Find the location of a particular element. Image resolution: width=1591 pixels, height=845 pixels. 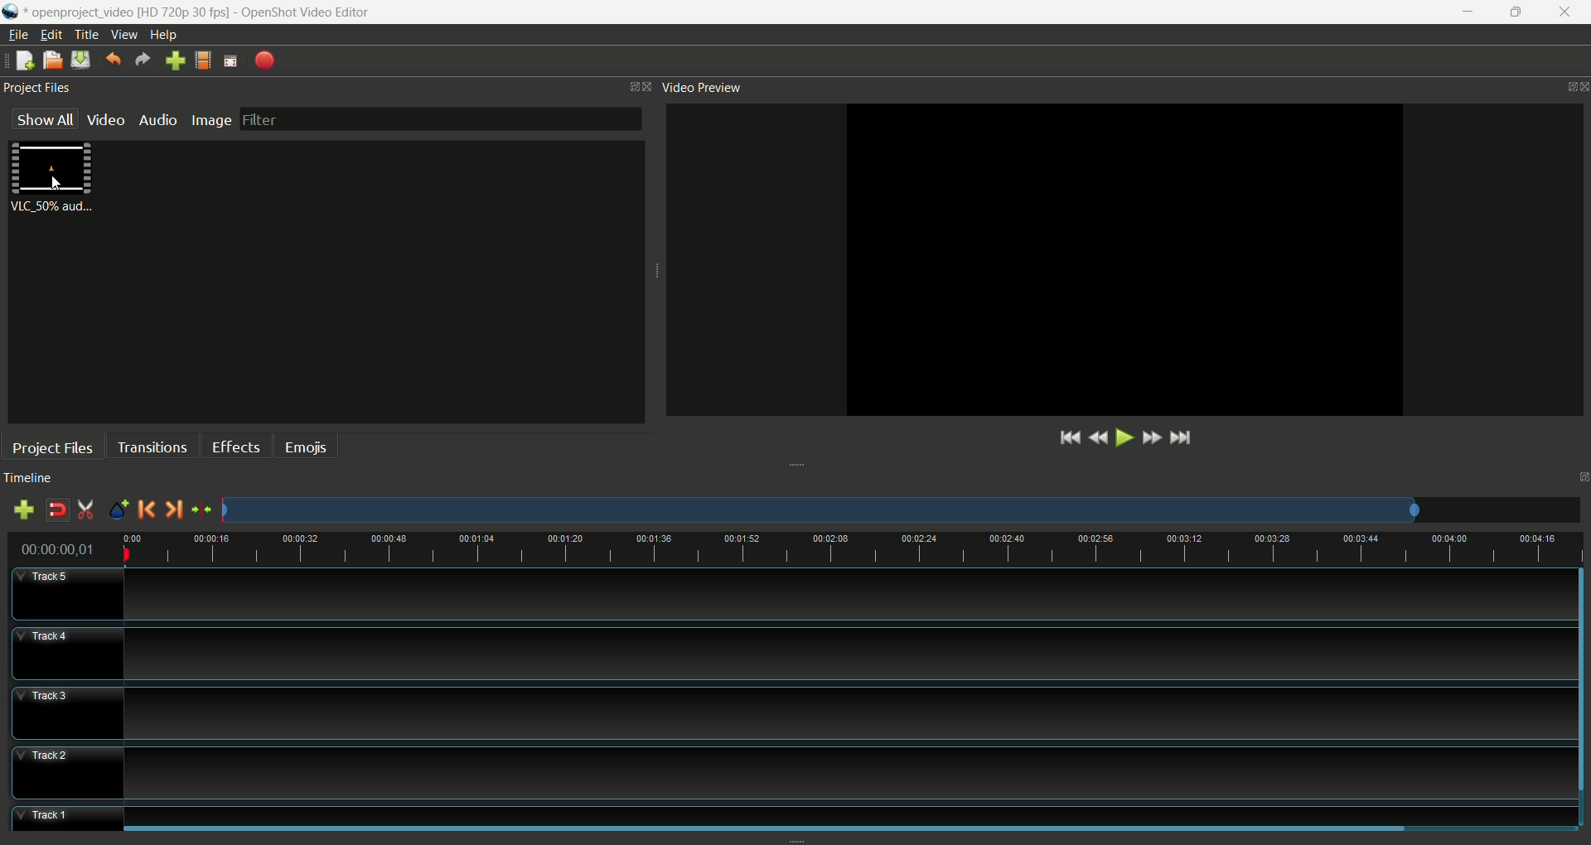

export video is located at coordinates (263, 60).